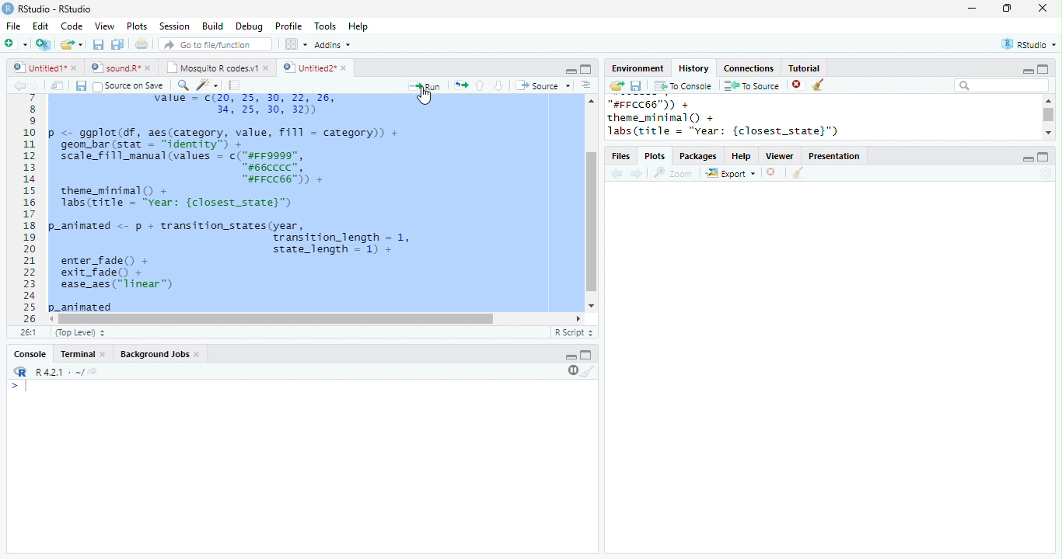 The width and height of the screenshot is (1062, 559). Describe the element at coordinates (1047, 133) in the screenshot. I see `scroll down` at that location.